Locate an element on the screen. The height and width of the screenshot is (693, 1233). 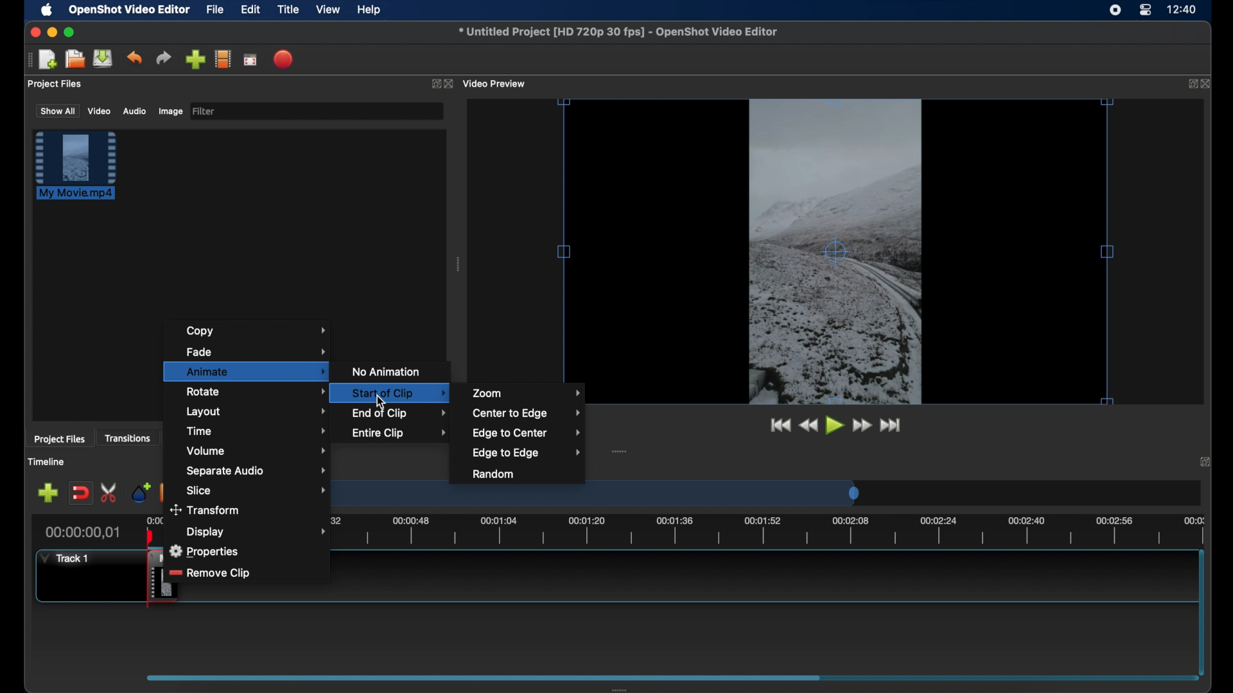
new project is located at coordinates (48, 60).